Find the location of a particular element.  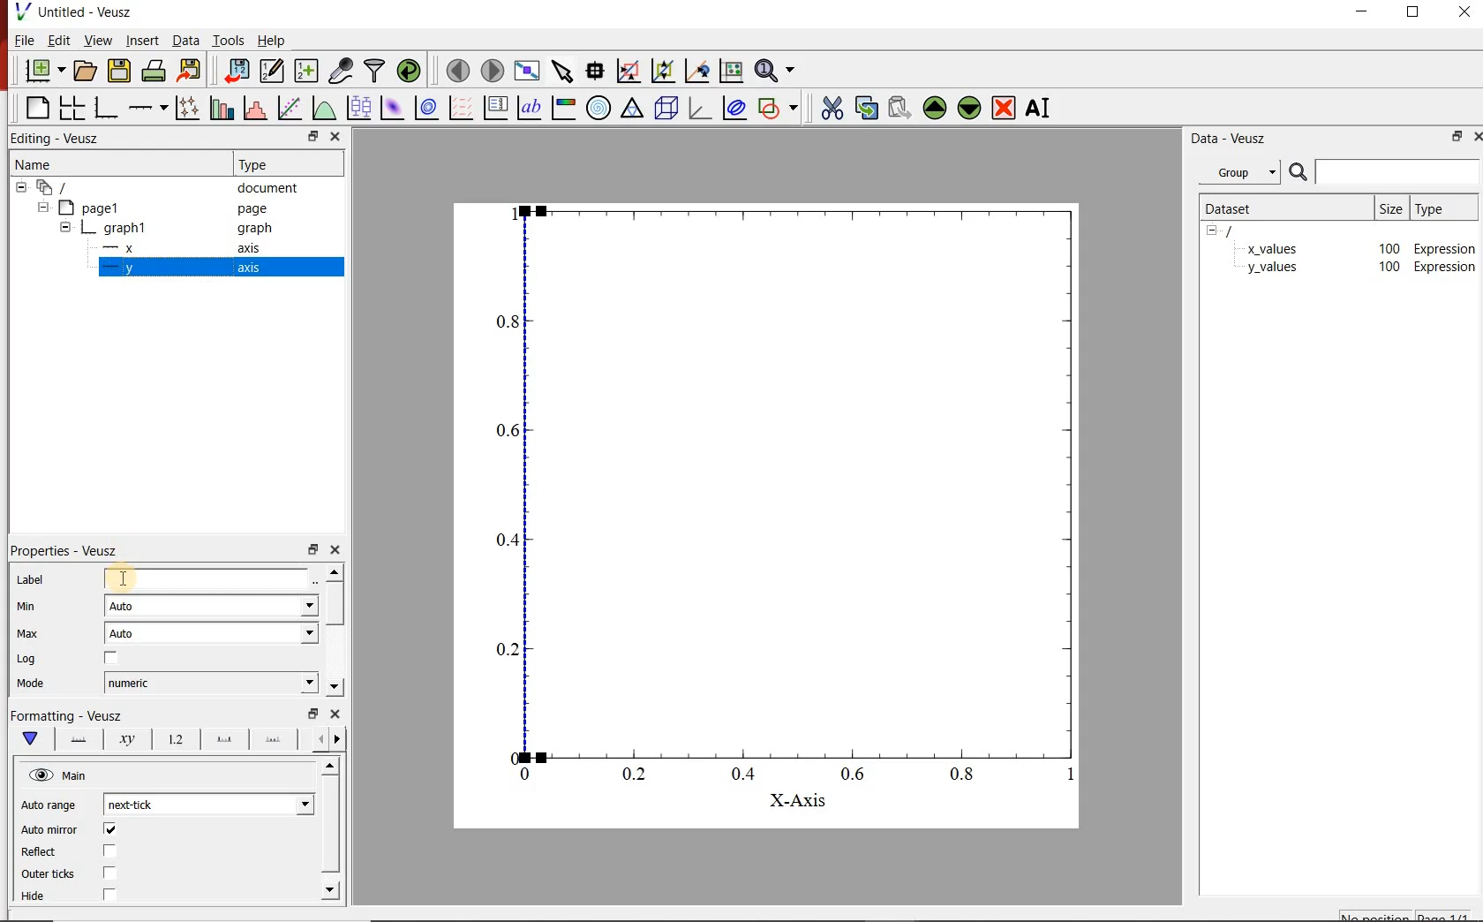

—-—y is located at coordinates (118, 268).